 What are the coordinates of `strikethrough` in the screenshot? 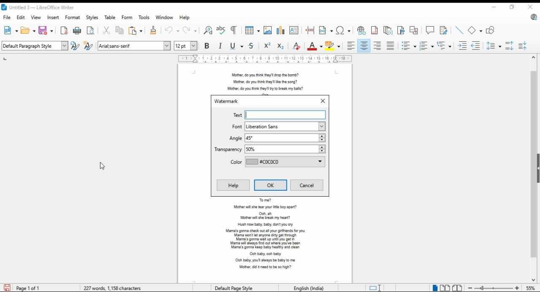 It's located at (251, 45).